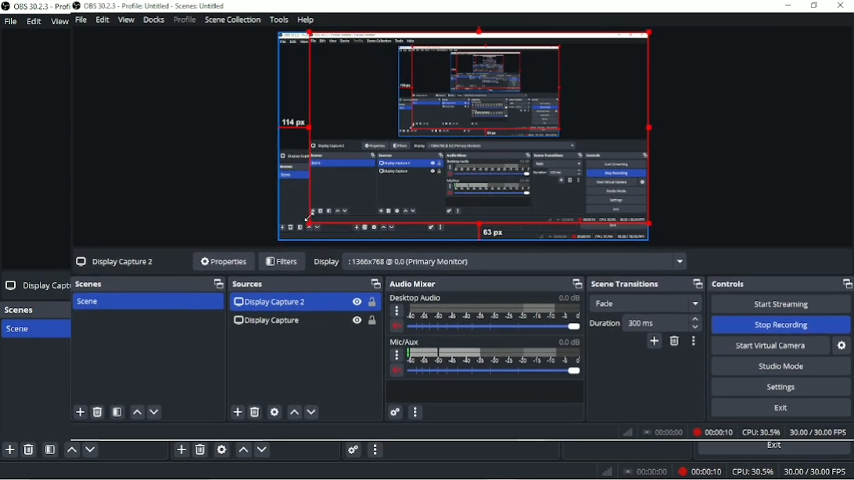  Describe the element at coordinates (648, 302) in the screenshot. I see `Fade` at that location.